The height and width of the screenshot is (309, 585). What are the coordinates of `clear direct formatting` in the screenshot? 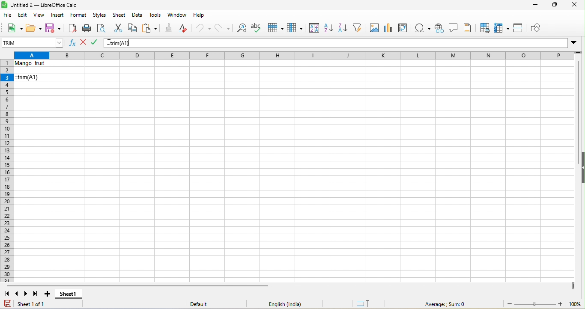 It's located at (185, 29).